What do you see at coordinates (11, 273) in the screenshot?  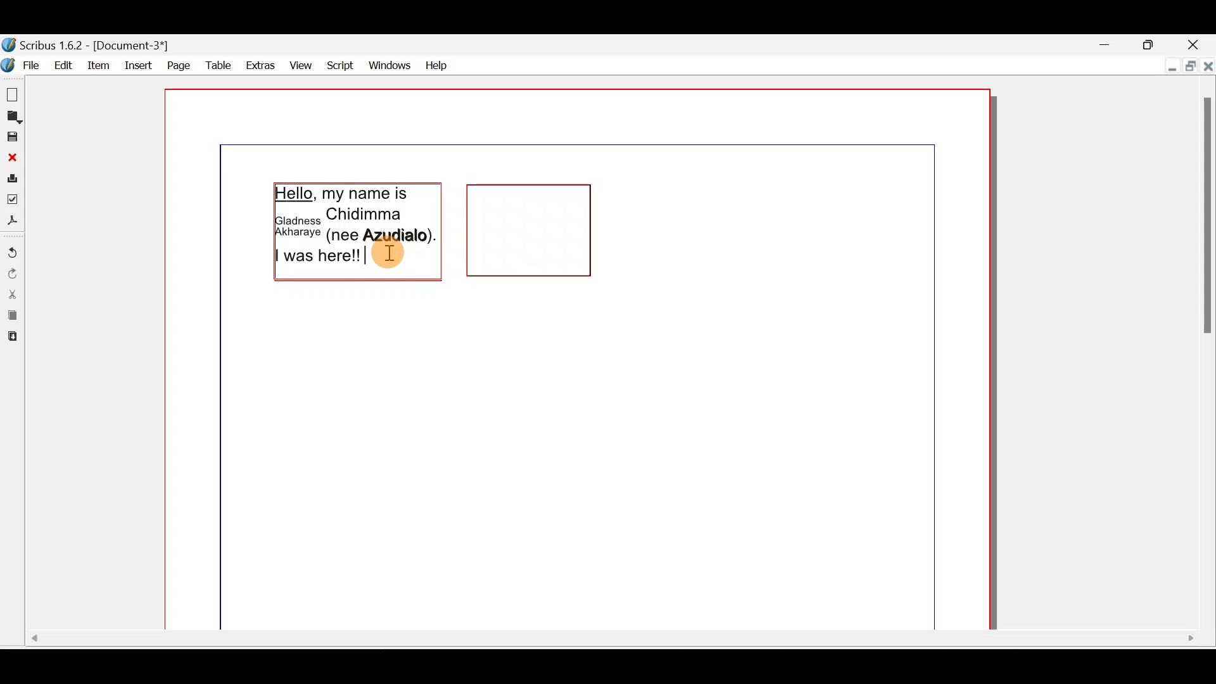 I see `Redo` at bounding box center [11, 273].